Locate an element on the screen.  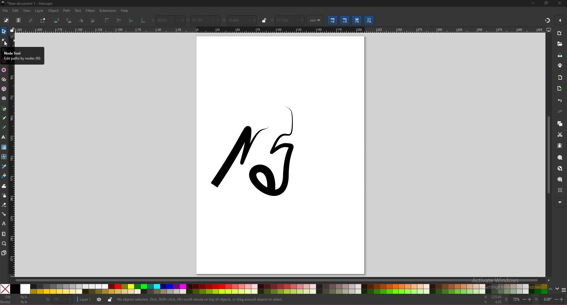
raise selection to top is located at coordinates (107, 20).